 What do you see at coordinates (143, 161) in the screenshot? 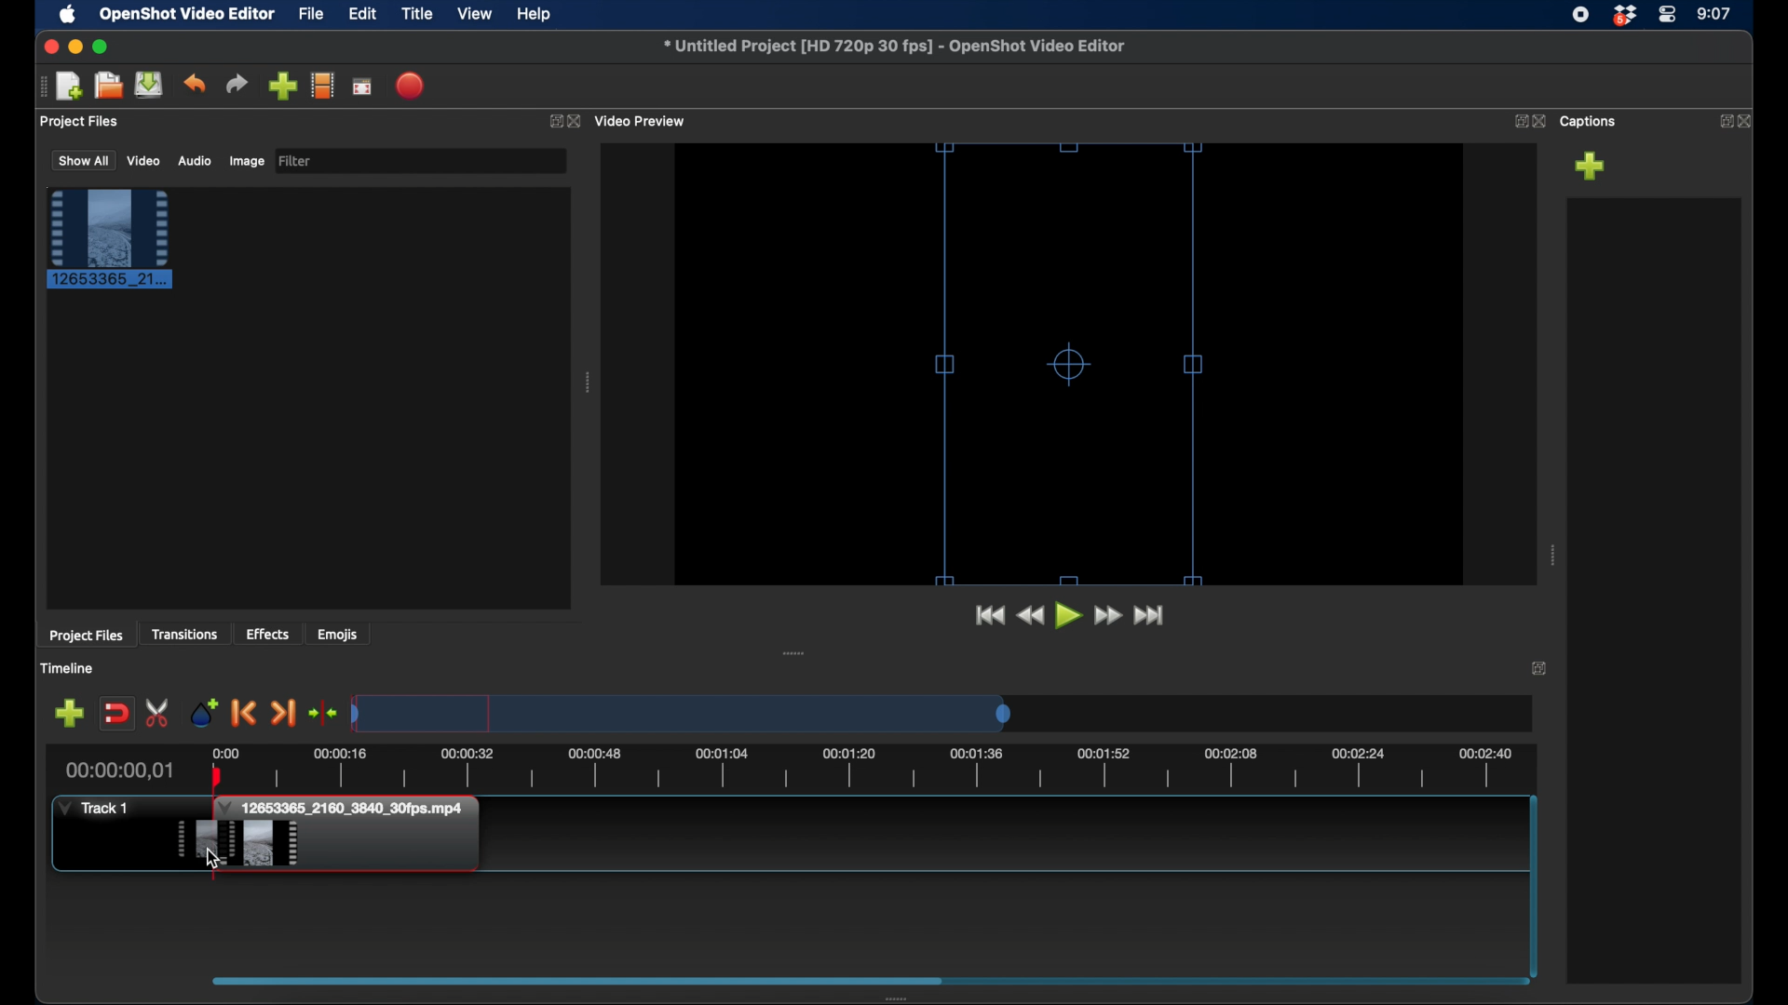
I see `video` at bounding box center [143, 161].